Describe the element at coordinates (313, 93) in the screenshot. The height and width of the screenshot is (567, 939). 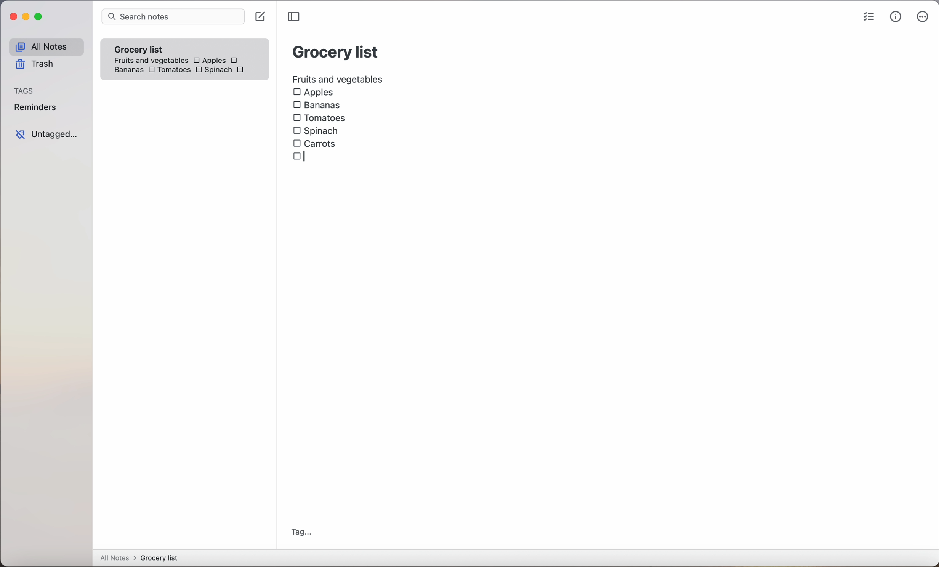
I see `Apples checkbox` at that location.